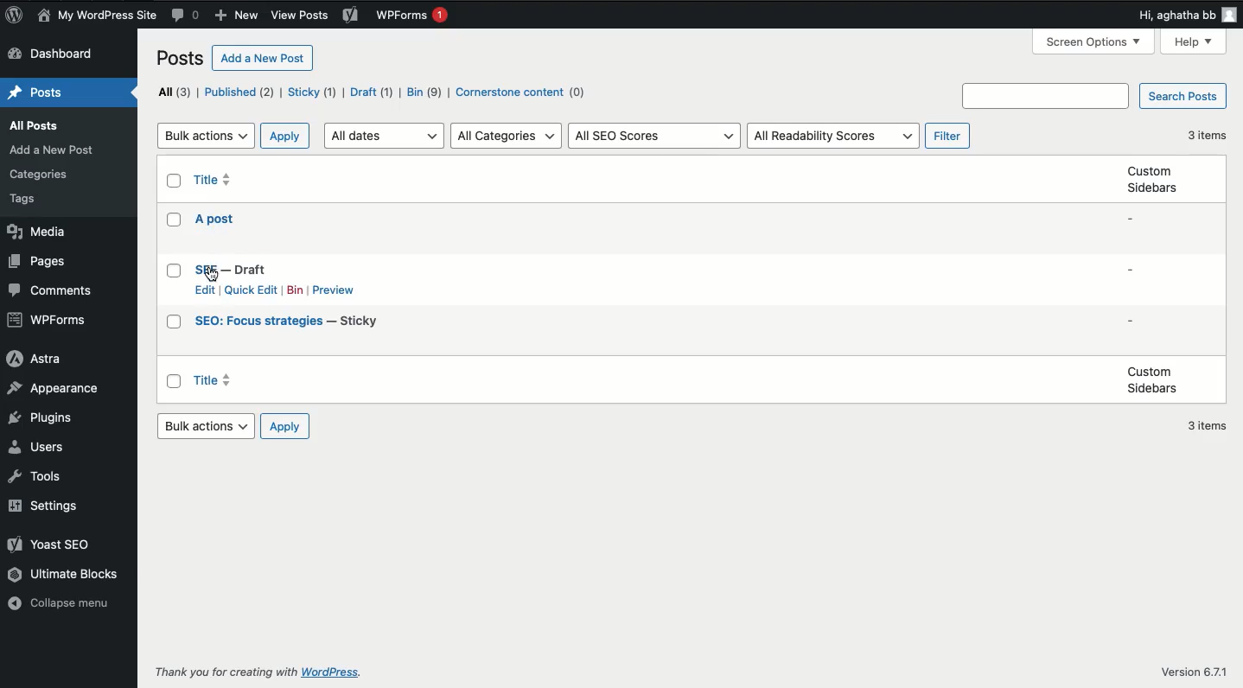  What do you see at coordinates (1048, 98) in the screenshot?
I see `Search` at bounding box center [1048, 98].